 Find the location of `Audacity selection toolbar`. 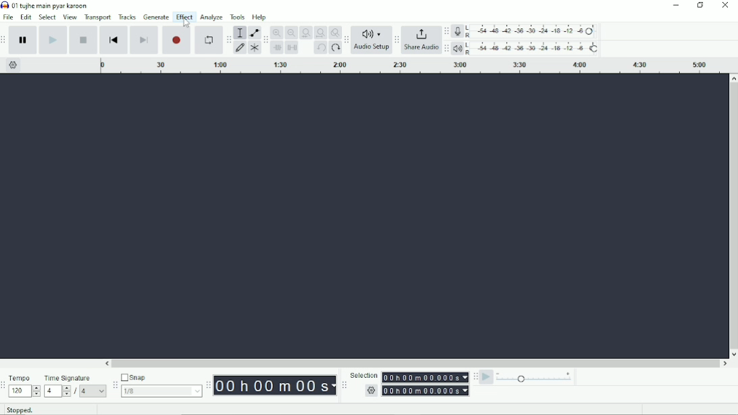

Audacity selection toolbar is located at coordinates (343, 384).